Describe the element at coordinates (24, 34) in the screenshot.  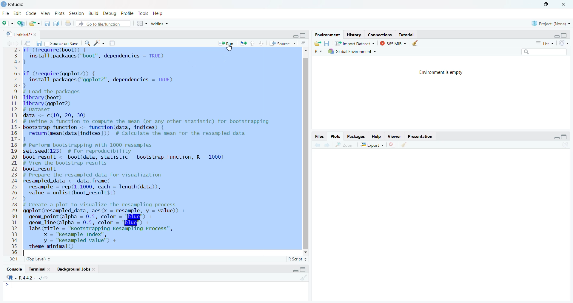
I see ` Untitled2` at that location.